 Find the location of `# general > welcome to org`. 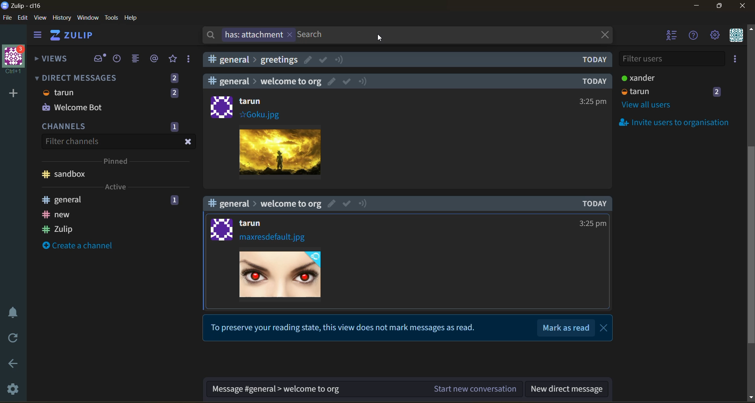

# general > welcome to org is located at coordinates (264, 203).